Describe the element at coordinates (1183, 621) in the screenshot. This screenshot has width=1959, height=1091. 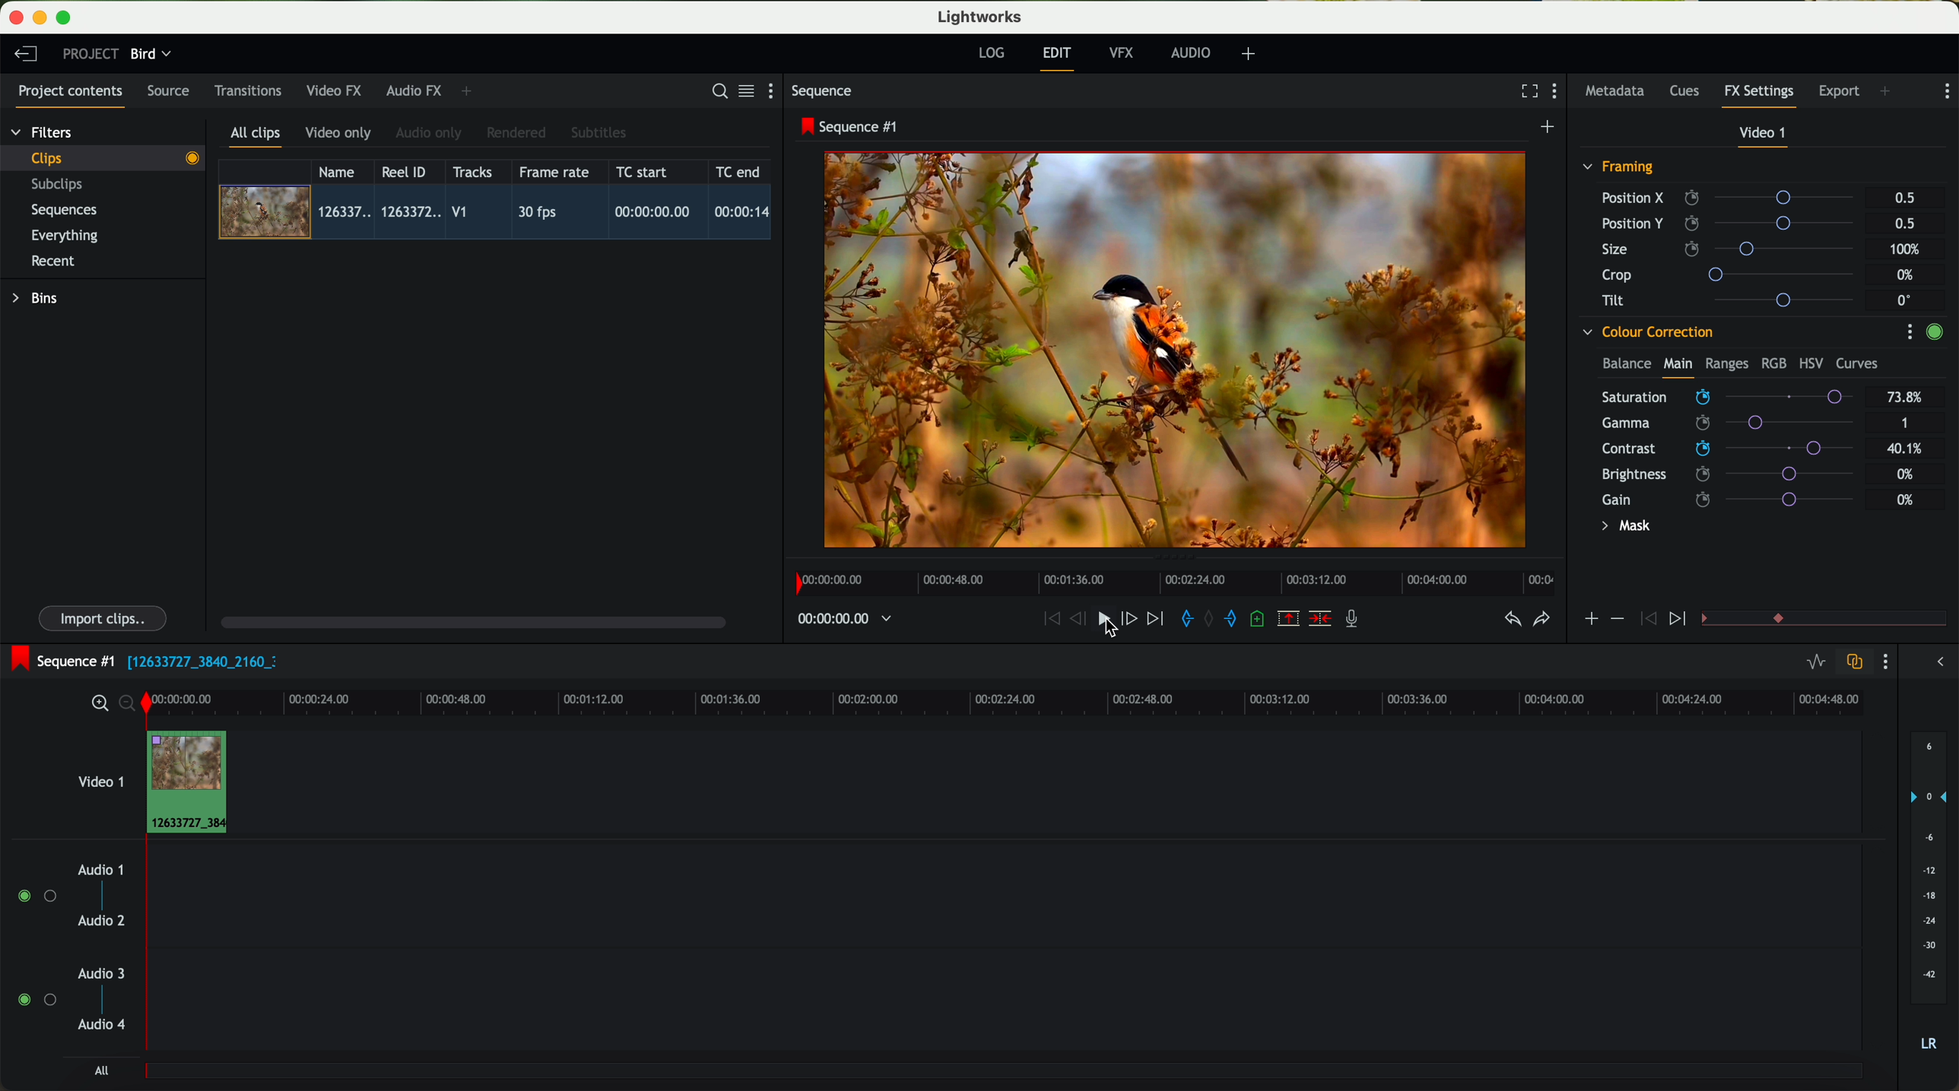
I see `add 'in' mark` at that location.